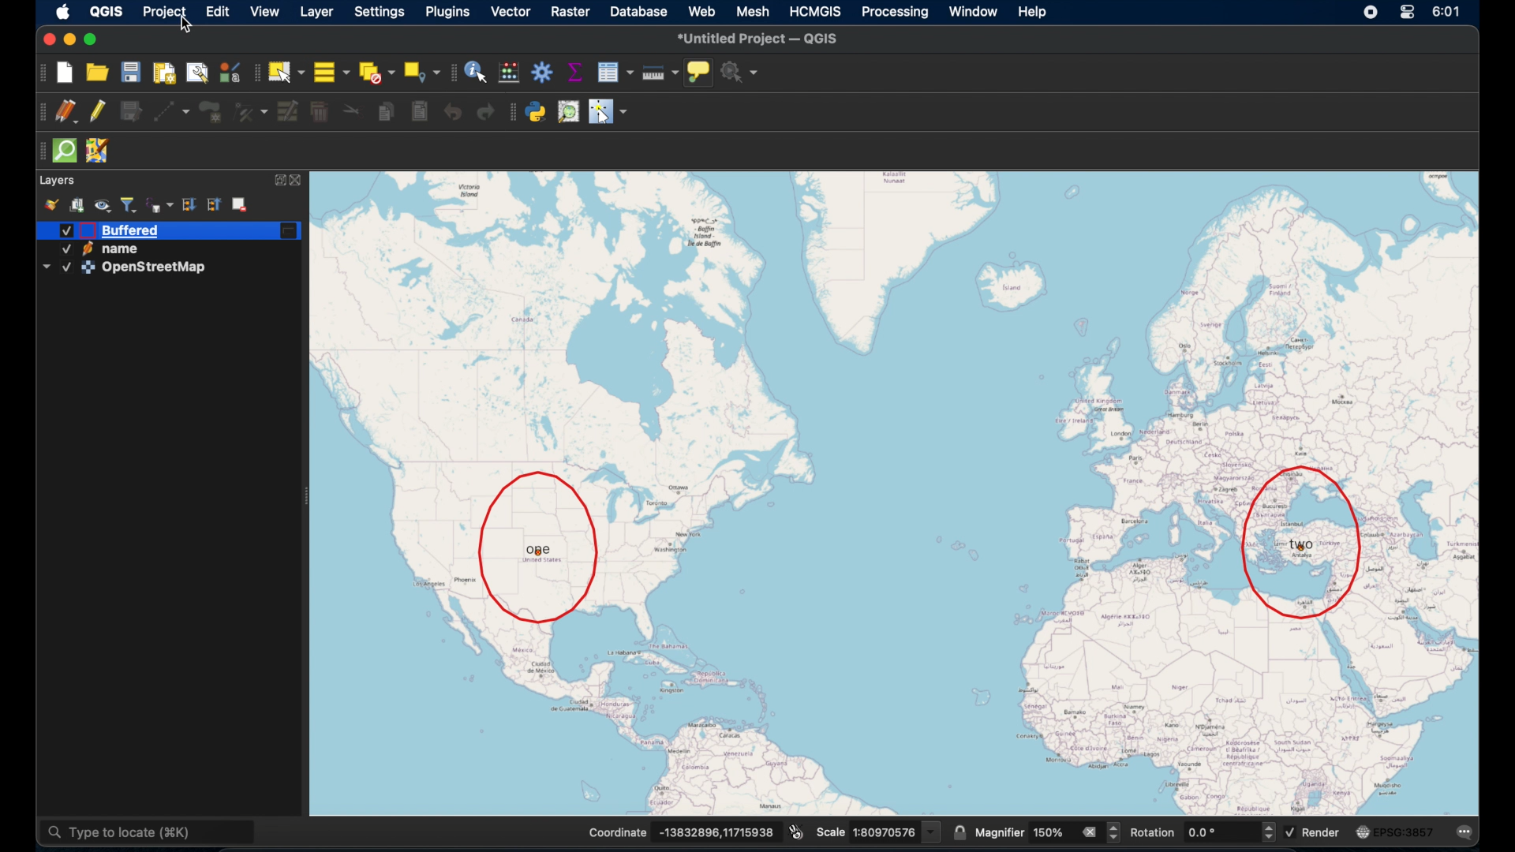 This screenshot has width=1515, height=852. I want to click on time 6:01, so click(1446, 12).